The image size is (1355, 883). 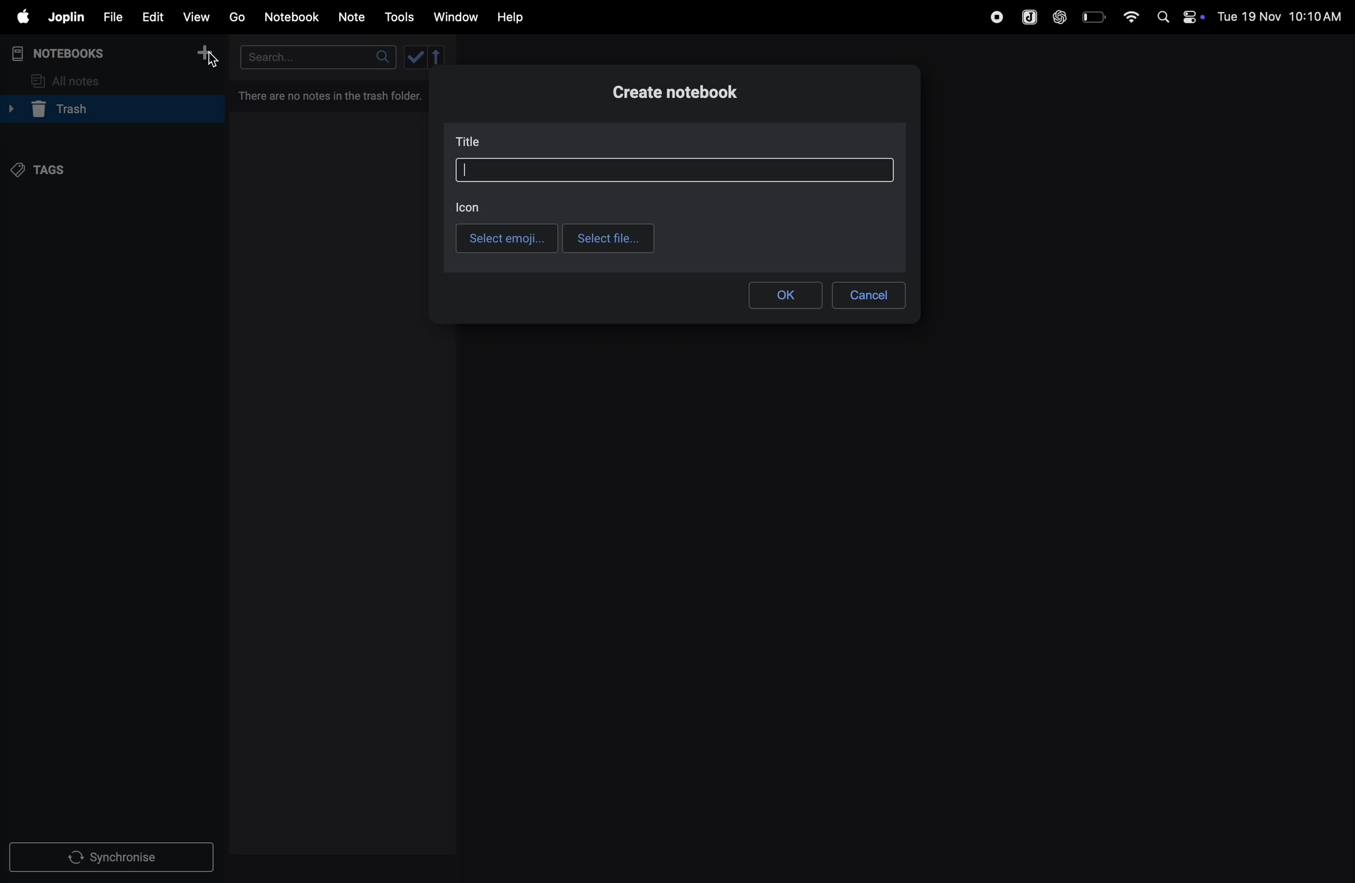 I want to click on icon, so click(x=470, y=207).